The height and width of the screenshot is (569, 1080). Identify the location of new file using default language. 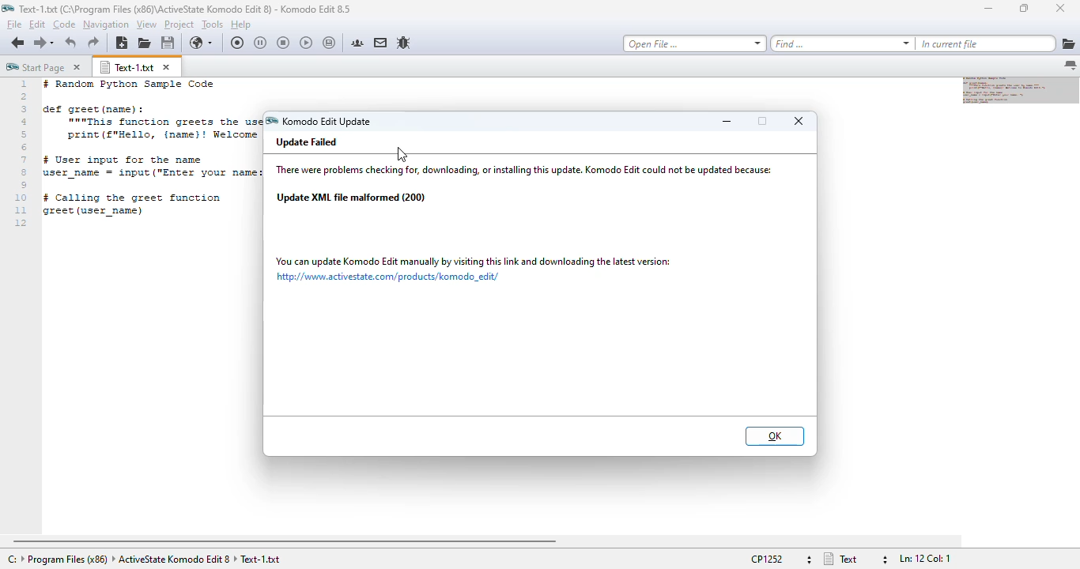
(123, 43).